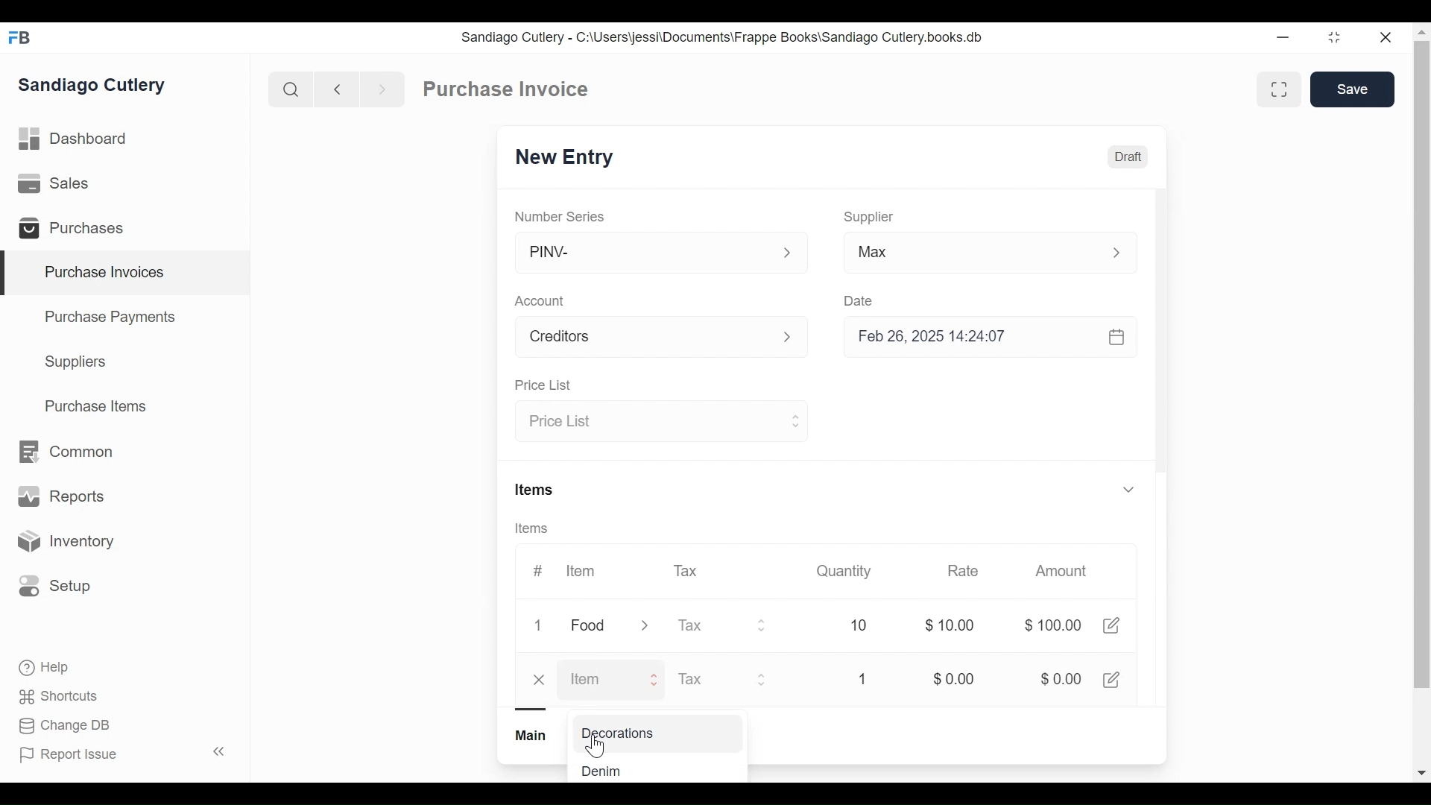 Image resolution: width=1431 pixels, height=805 pixels. What do you see at coordinates (1421, 774) in the screenshot?
I see `Scroll down` at bounding box center [1421, 774].